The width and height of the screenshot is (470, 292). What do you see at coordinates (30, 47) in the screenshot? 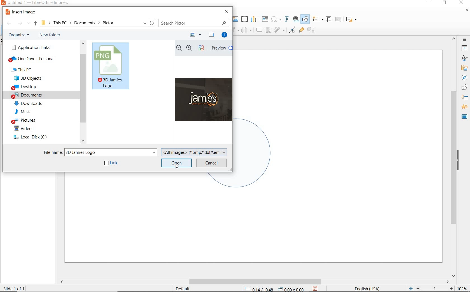
I see `Application links` at bounding box center [30, 47].